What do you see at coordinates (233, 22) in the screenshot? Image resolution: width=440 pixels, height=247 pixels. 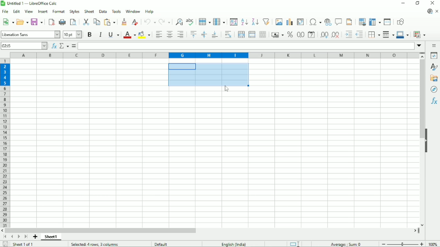 I see `Sort` at bounding box center [233, 22].